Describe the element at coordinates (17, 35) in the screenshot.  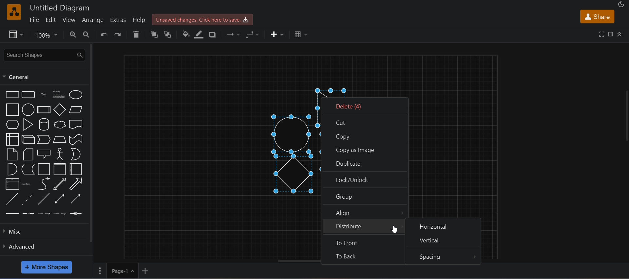
I see `view` at that location.